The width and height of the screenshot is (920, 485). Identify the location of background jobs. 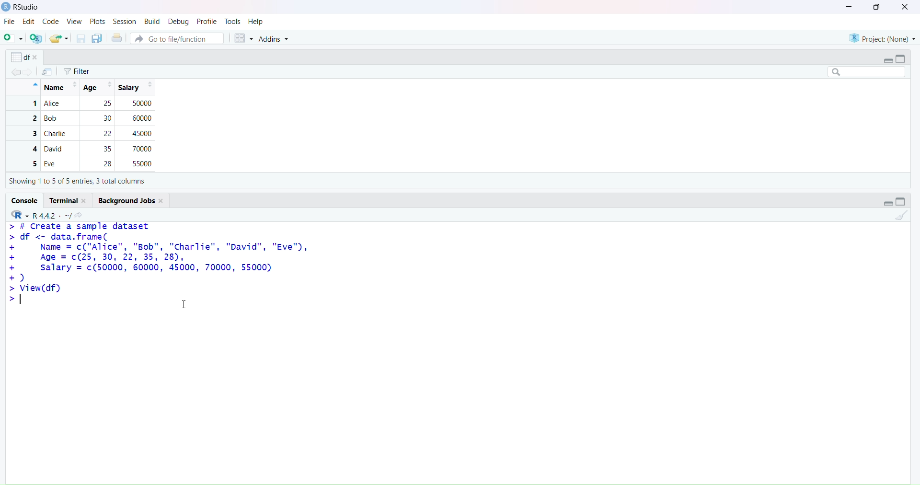
(132, 201).